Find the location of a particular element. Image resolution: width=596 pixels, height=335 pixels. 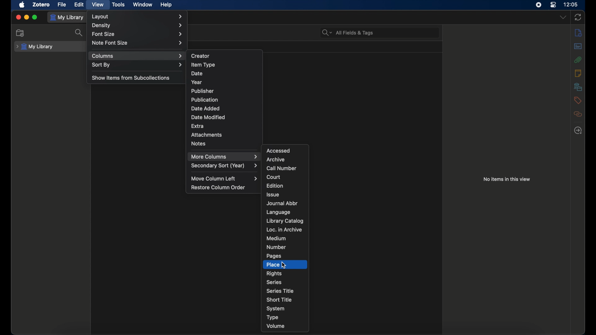

maximize is located at coordinates (35, 17).